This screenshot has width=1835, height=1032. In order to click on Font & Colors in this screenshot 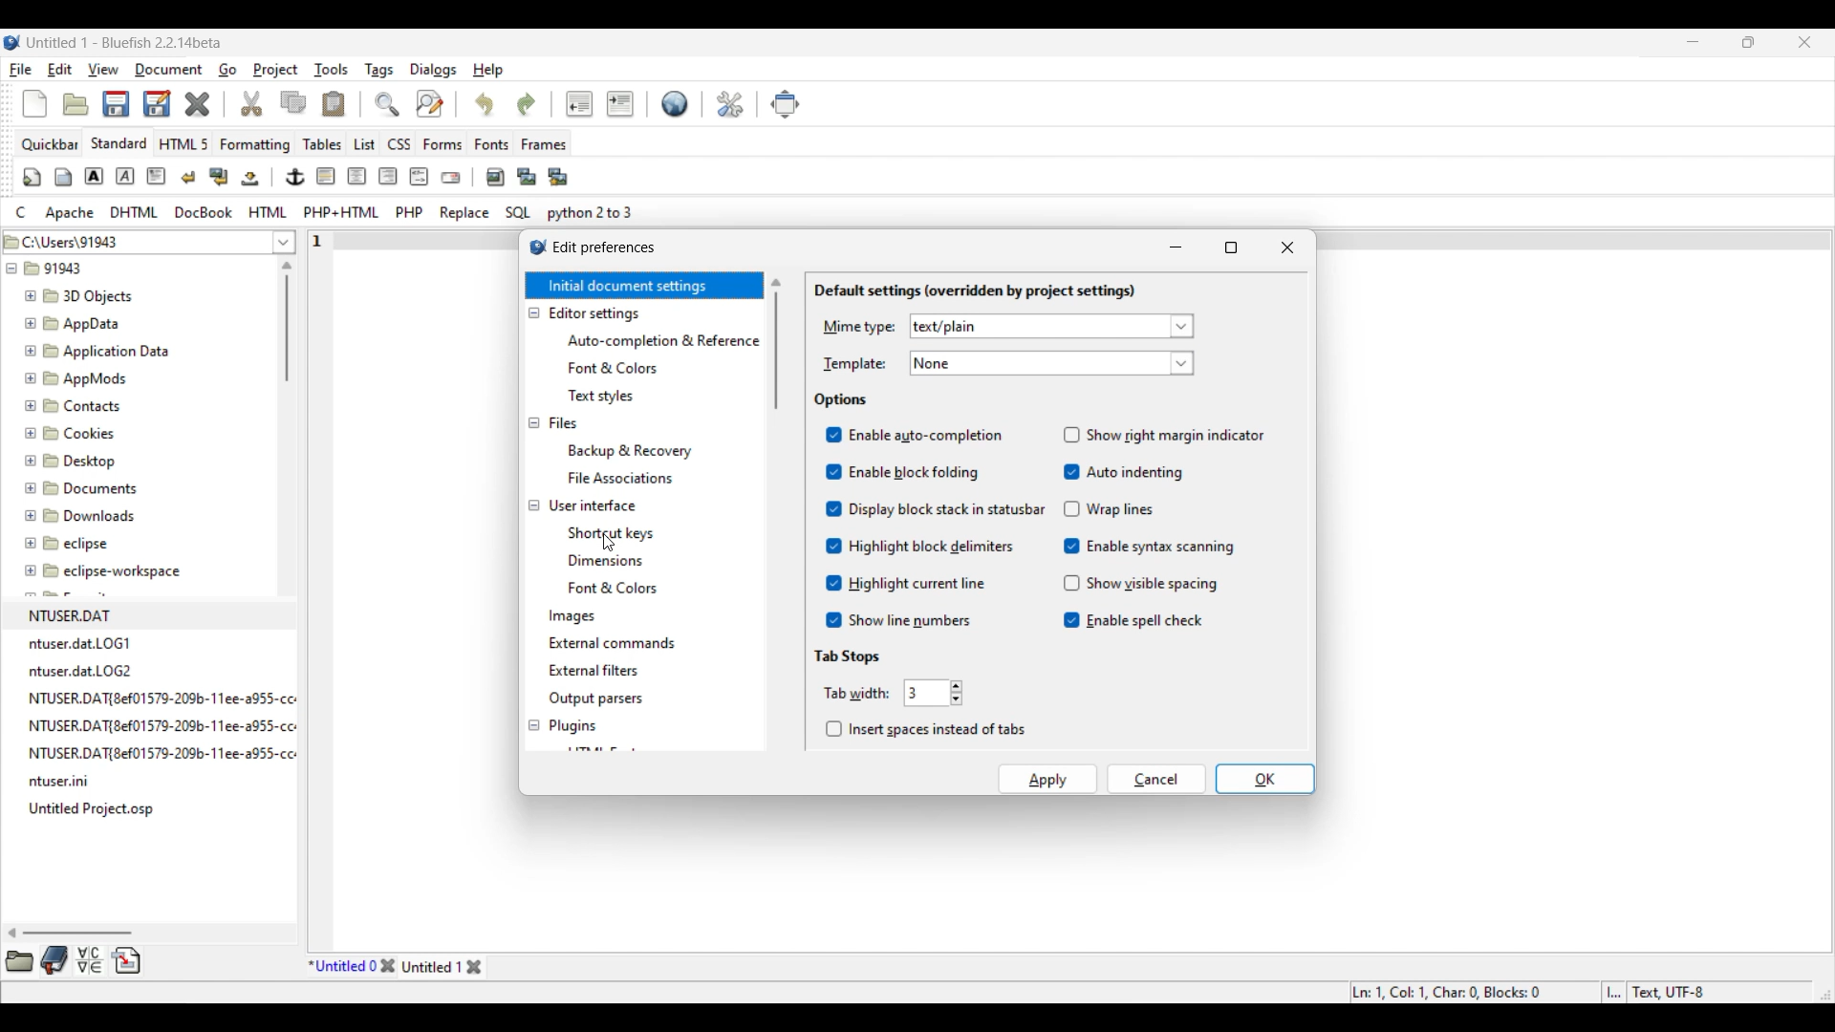, I will do `click(614, 369)`.